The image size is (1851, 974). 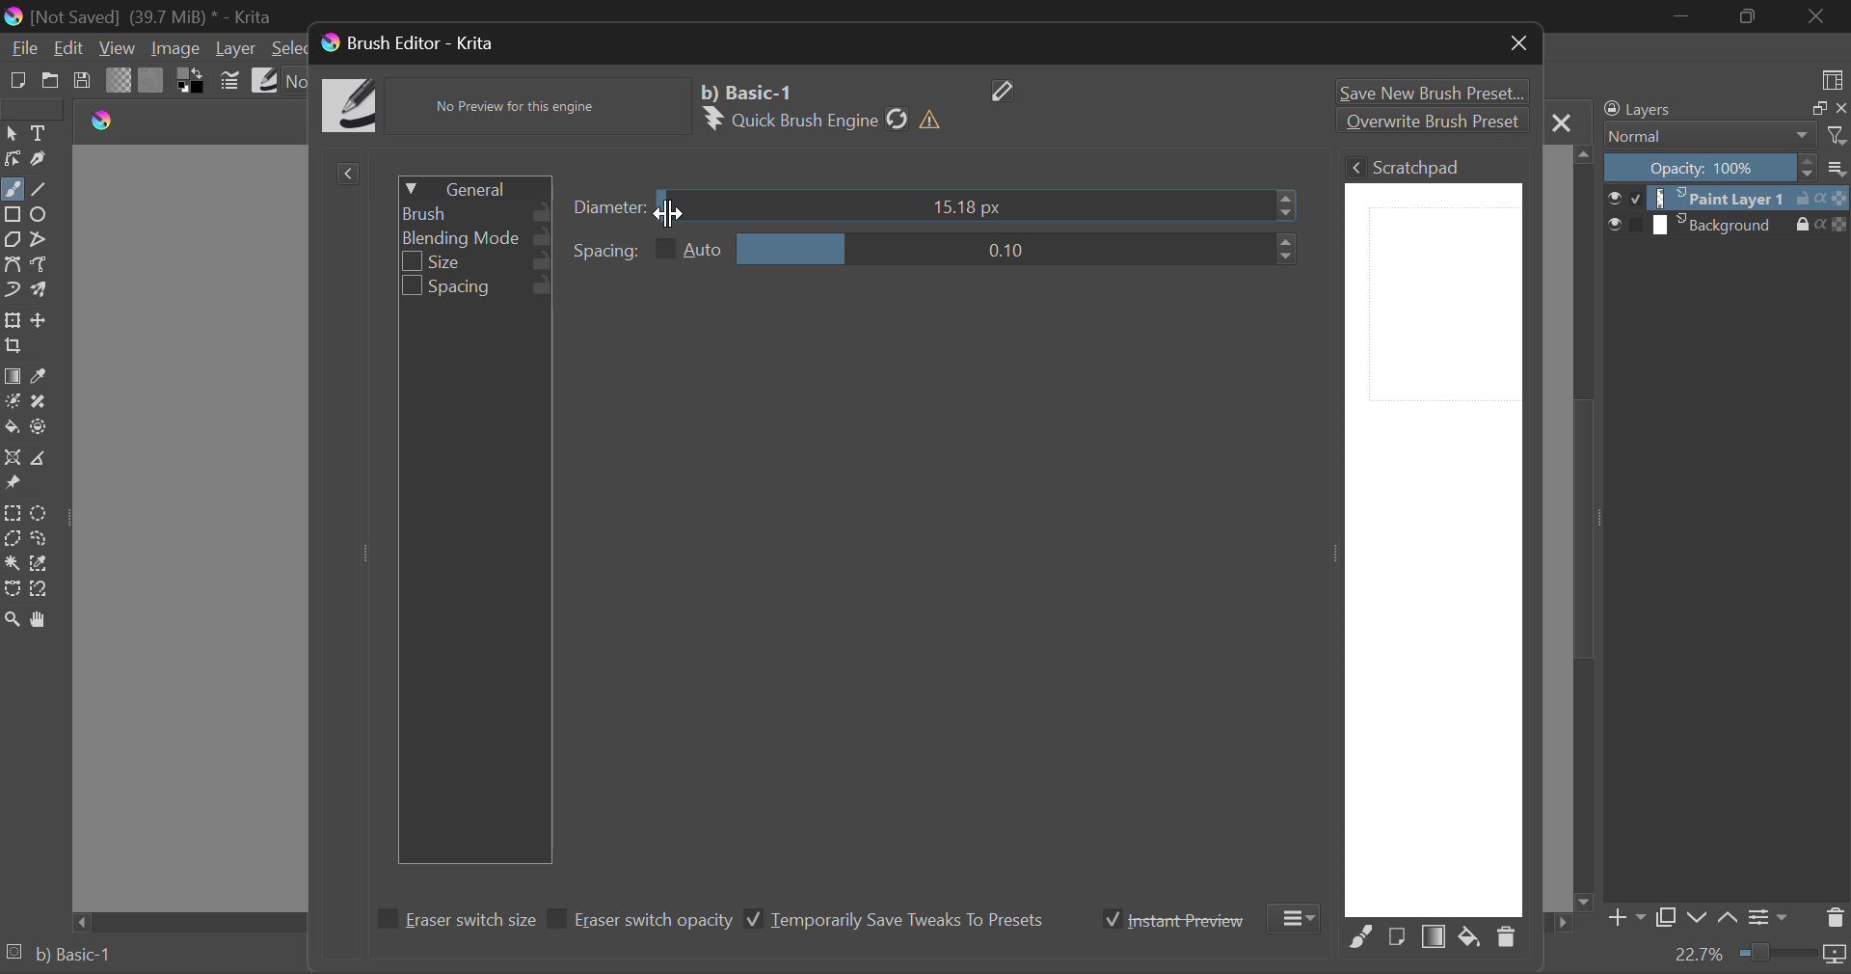 What do you see at coordinates (70, 48) in the screenshot?
I see `Edit` at bounding box center [70, 48].